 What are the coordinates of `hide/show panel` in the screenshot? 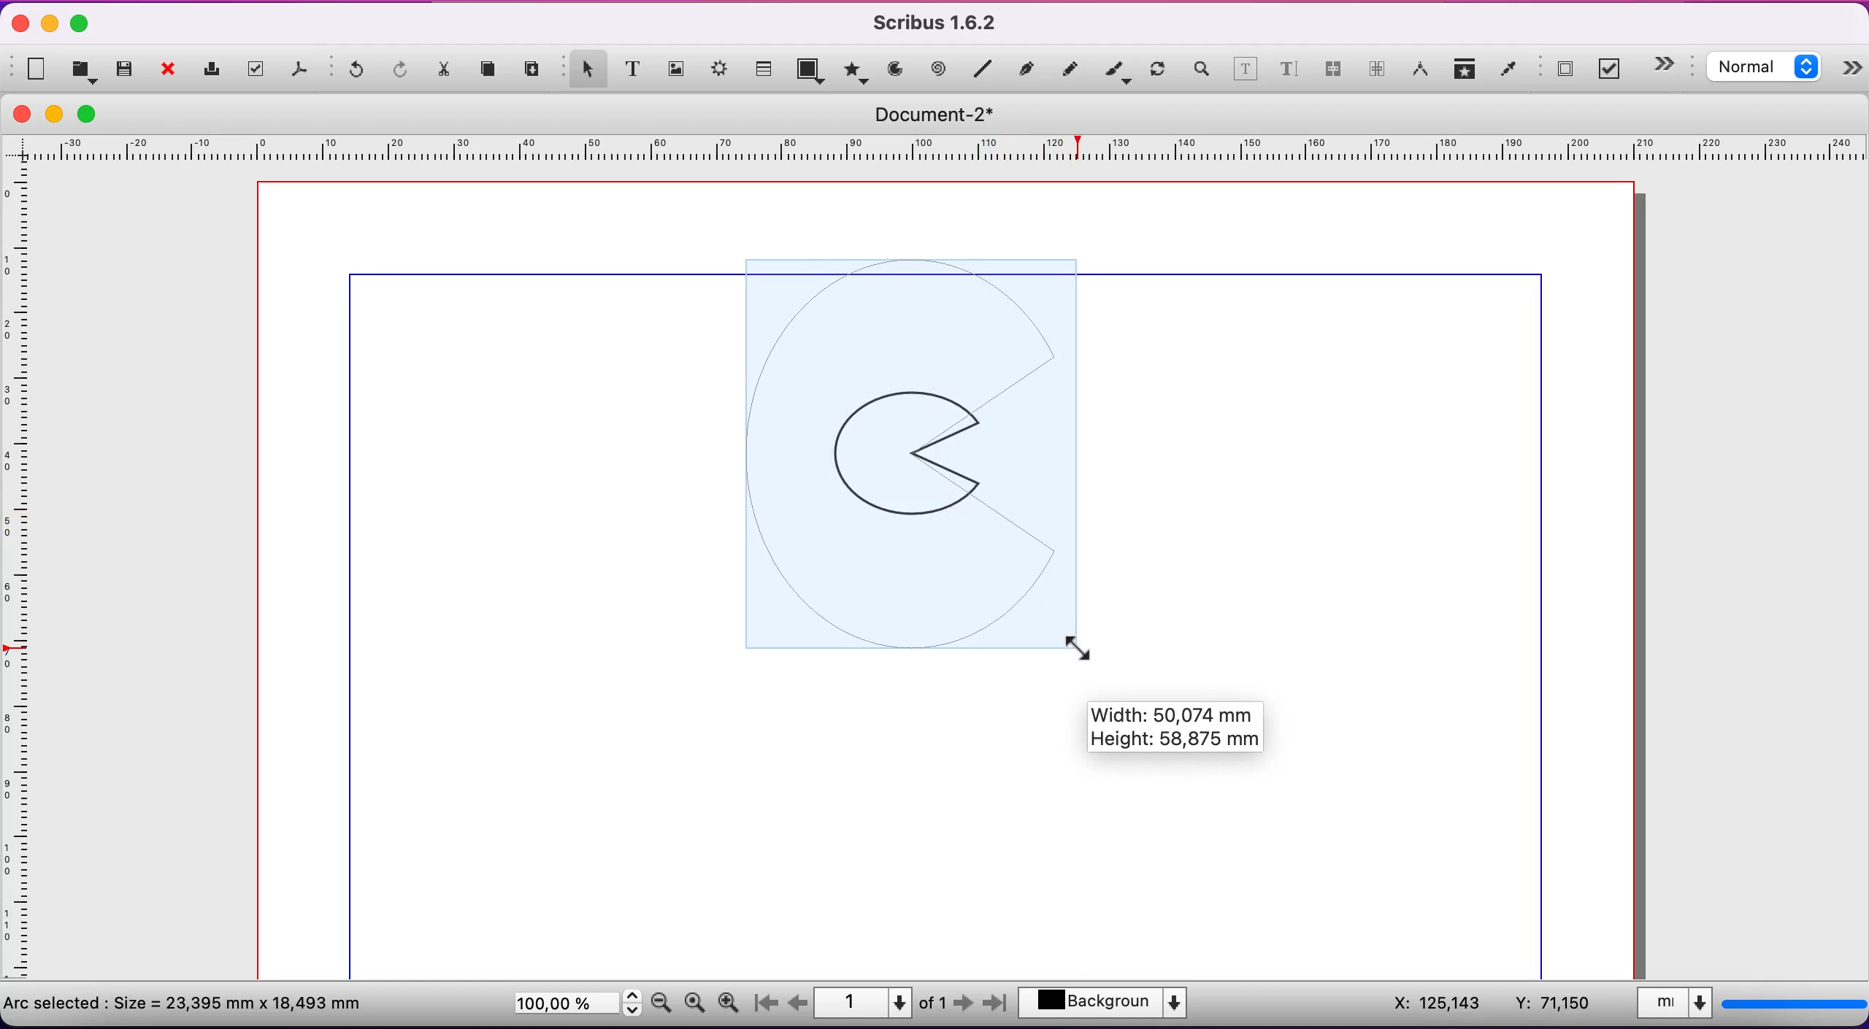 It's located at (1853, 71).